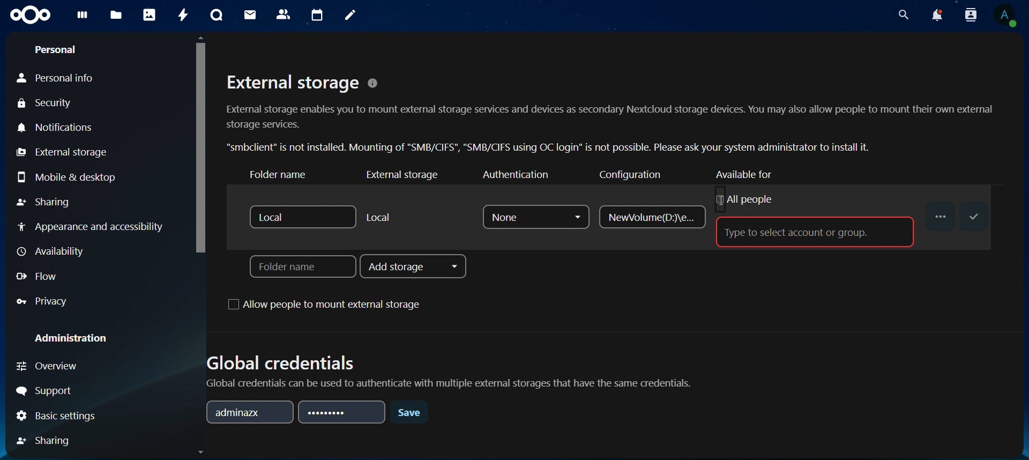 Image resolution: width=1029 pixels, height=460 pixels. I want to click on personal, so click(57, 48).